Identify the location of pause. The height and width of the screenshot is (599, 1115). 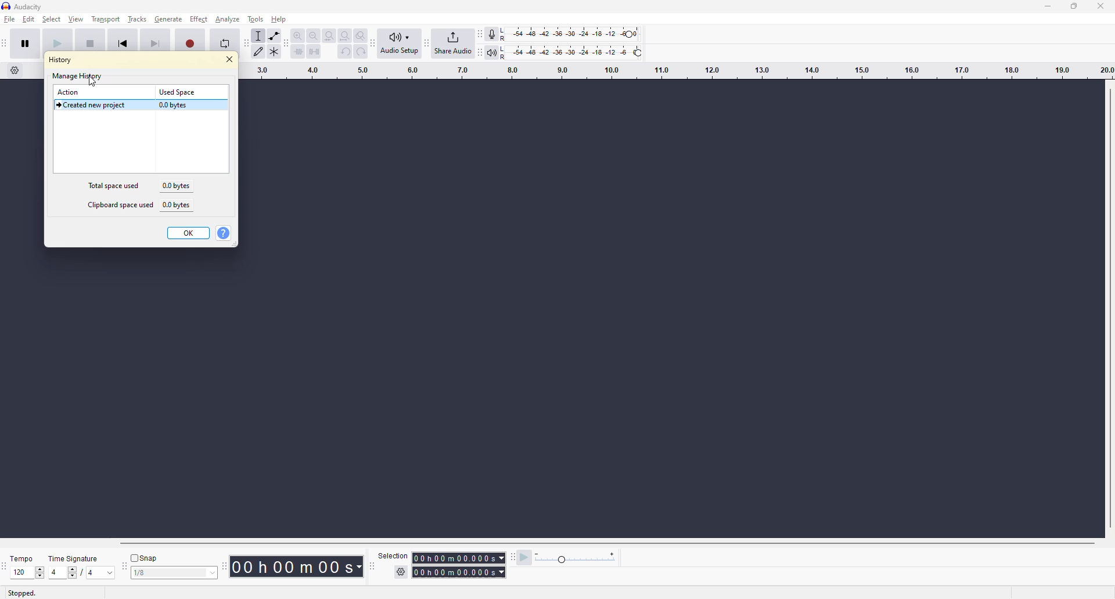
(28, 45).